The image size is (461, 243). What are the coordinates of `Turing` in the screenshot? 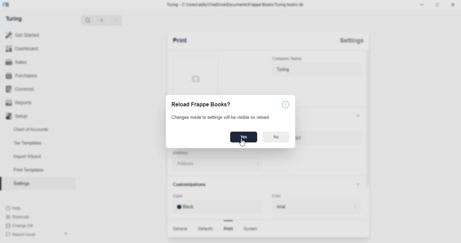 It's located at (16, 19).